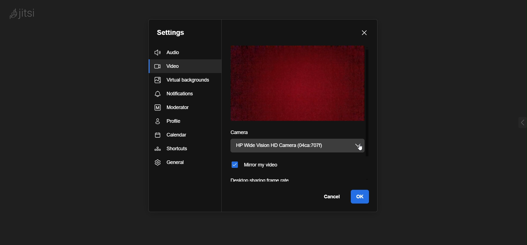  What do you see at coordinates (362, 148) in the screenshot?
I see `cursor` at bounding box center [362, 148].